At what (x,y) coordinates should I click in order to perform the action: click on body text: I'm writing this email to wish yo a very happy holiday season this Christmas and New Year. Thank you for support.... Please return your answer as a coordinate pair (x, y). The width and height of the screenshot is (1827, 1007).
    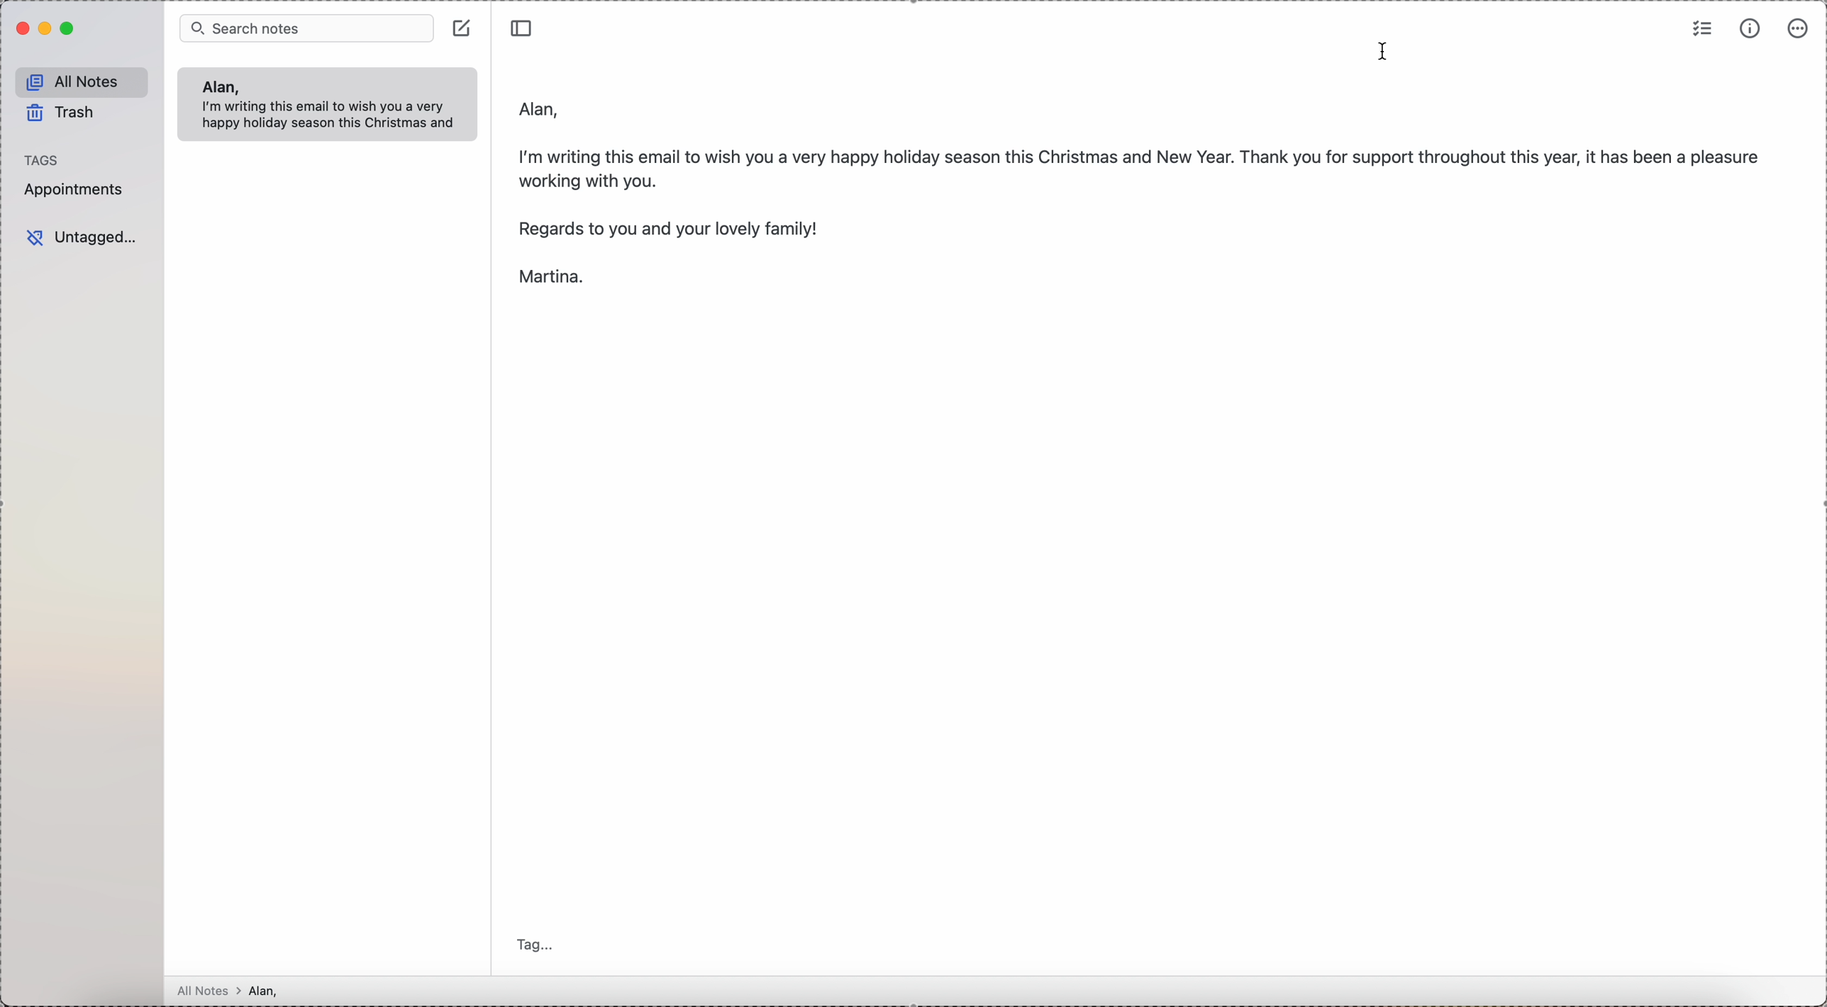
    Looking at the image, I should click on (1142, 164).